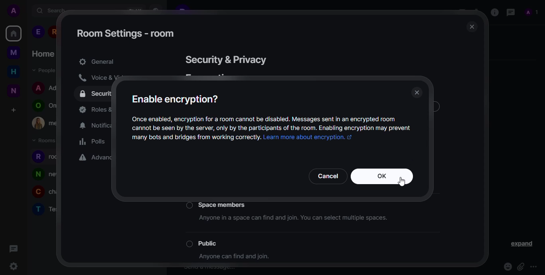  Describe the element at coordinates (533, 13) in the screenshot. I see `people` at that location.